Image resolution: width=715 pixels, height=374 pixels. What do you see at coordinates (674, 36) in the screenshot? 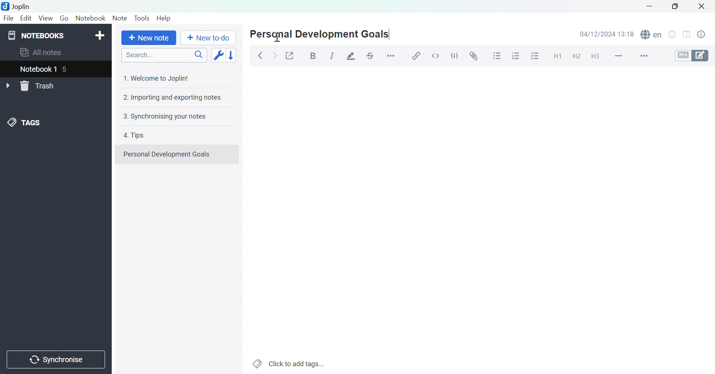
I see `set alarm` at bounding box center [674, 36].